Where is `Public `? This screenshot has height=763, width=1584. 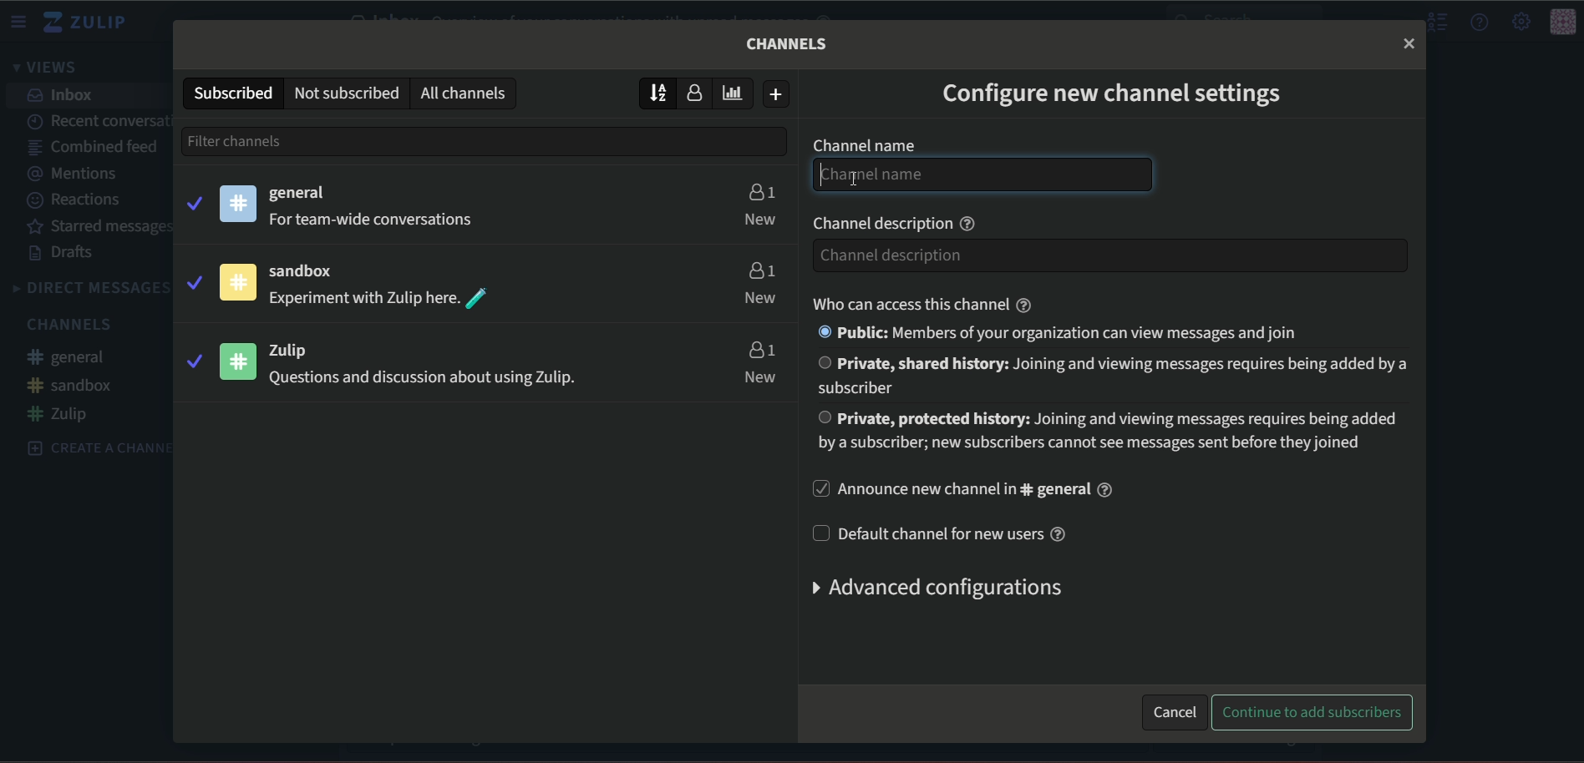
Public  is located at coordinates (1070, 332).